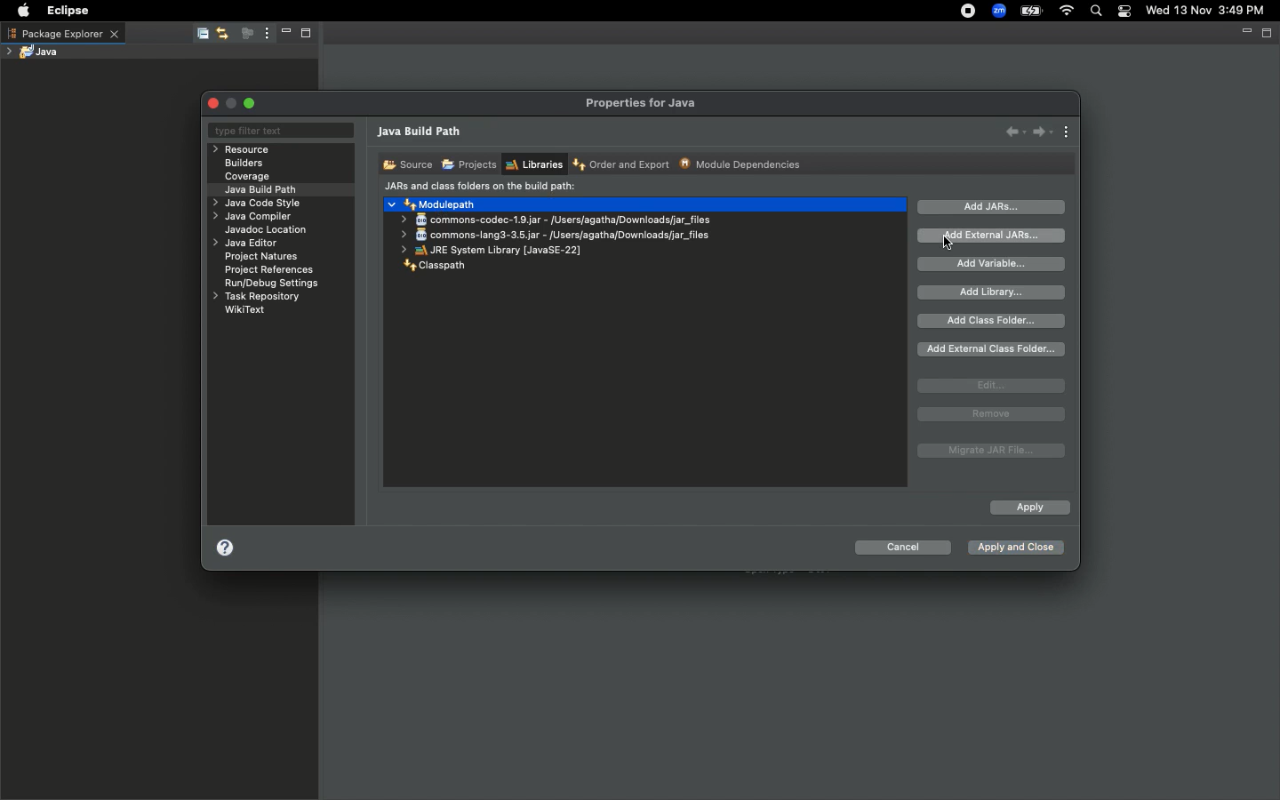 This screenshot has width=1280, height=800. What do you see at coordinates (225, 551) in the screenshot?
I see `Help` at bounding box center [225, 551].